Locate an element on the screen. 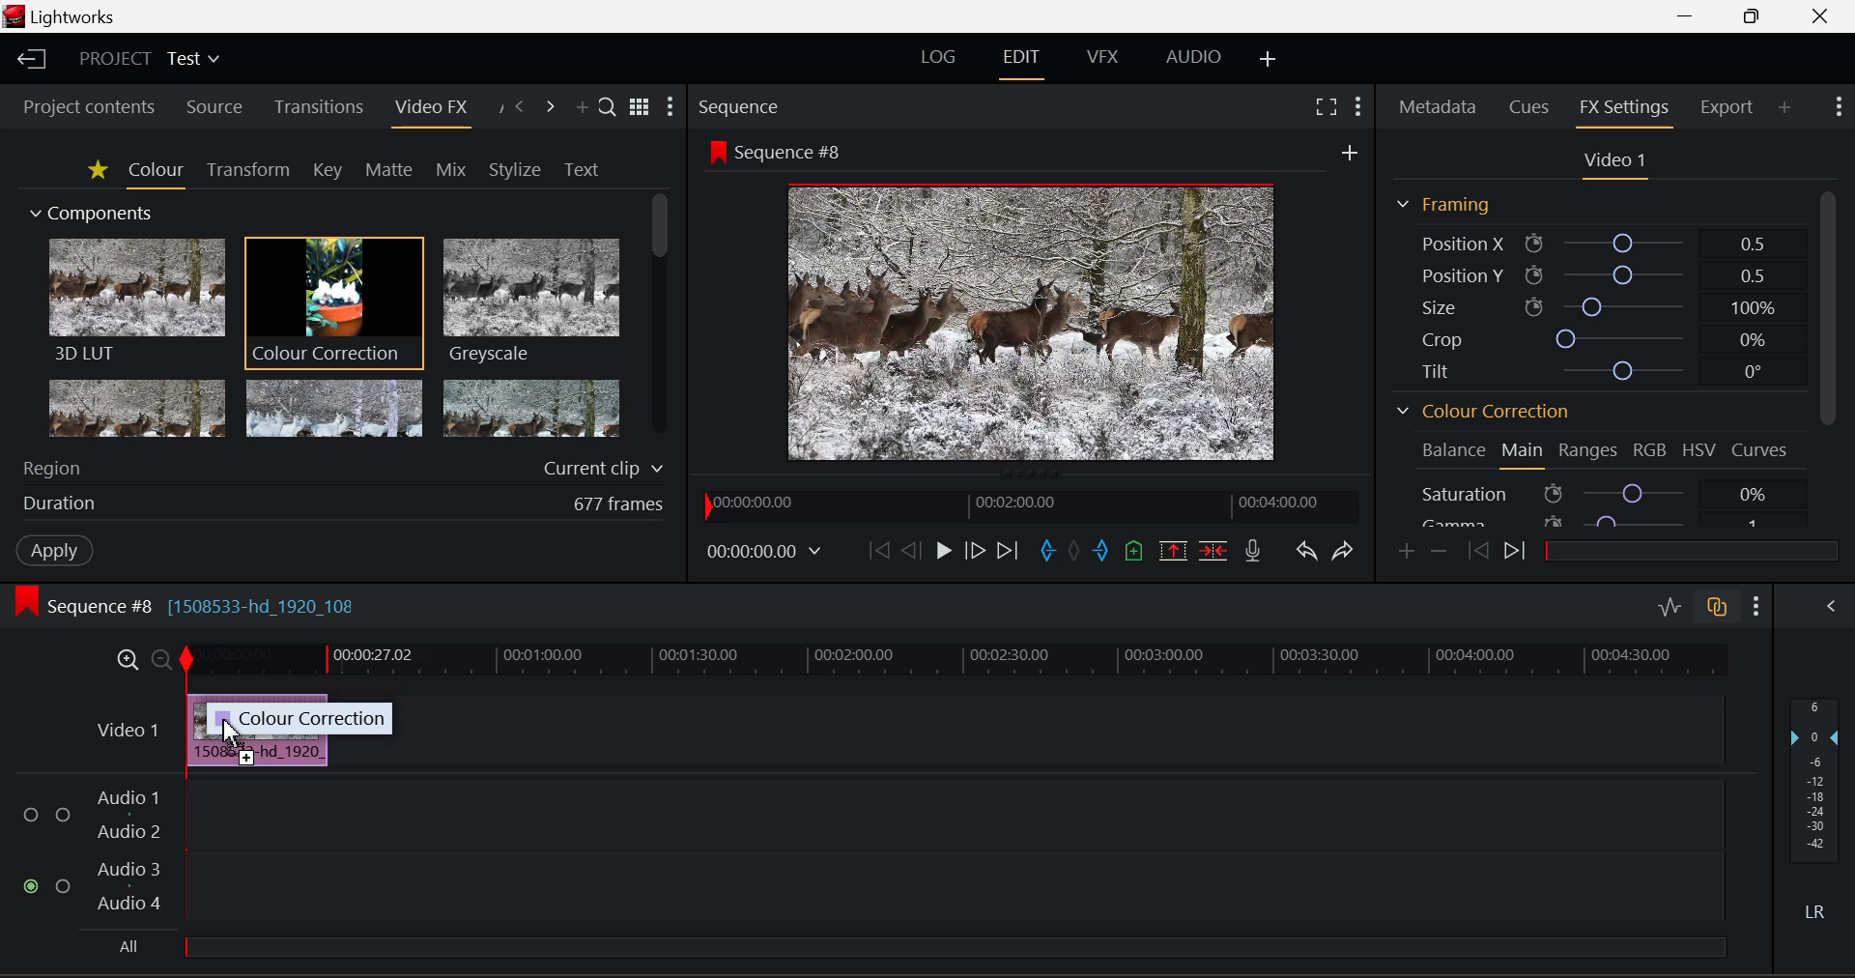  Project Timeline Navigator is located at coordinates (1032, 503).